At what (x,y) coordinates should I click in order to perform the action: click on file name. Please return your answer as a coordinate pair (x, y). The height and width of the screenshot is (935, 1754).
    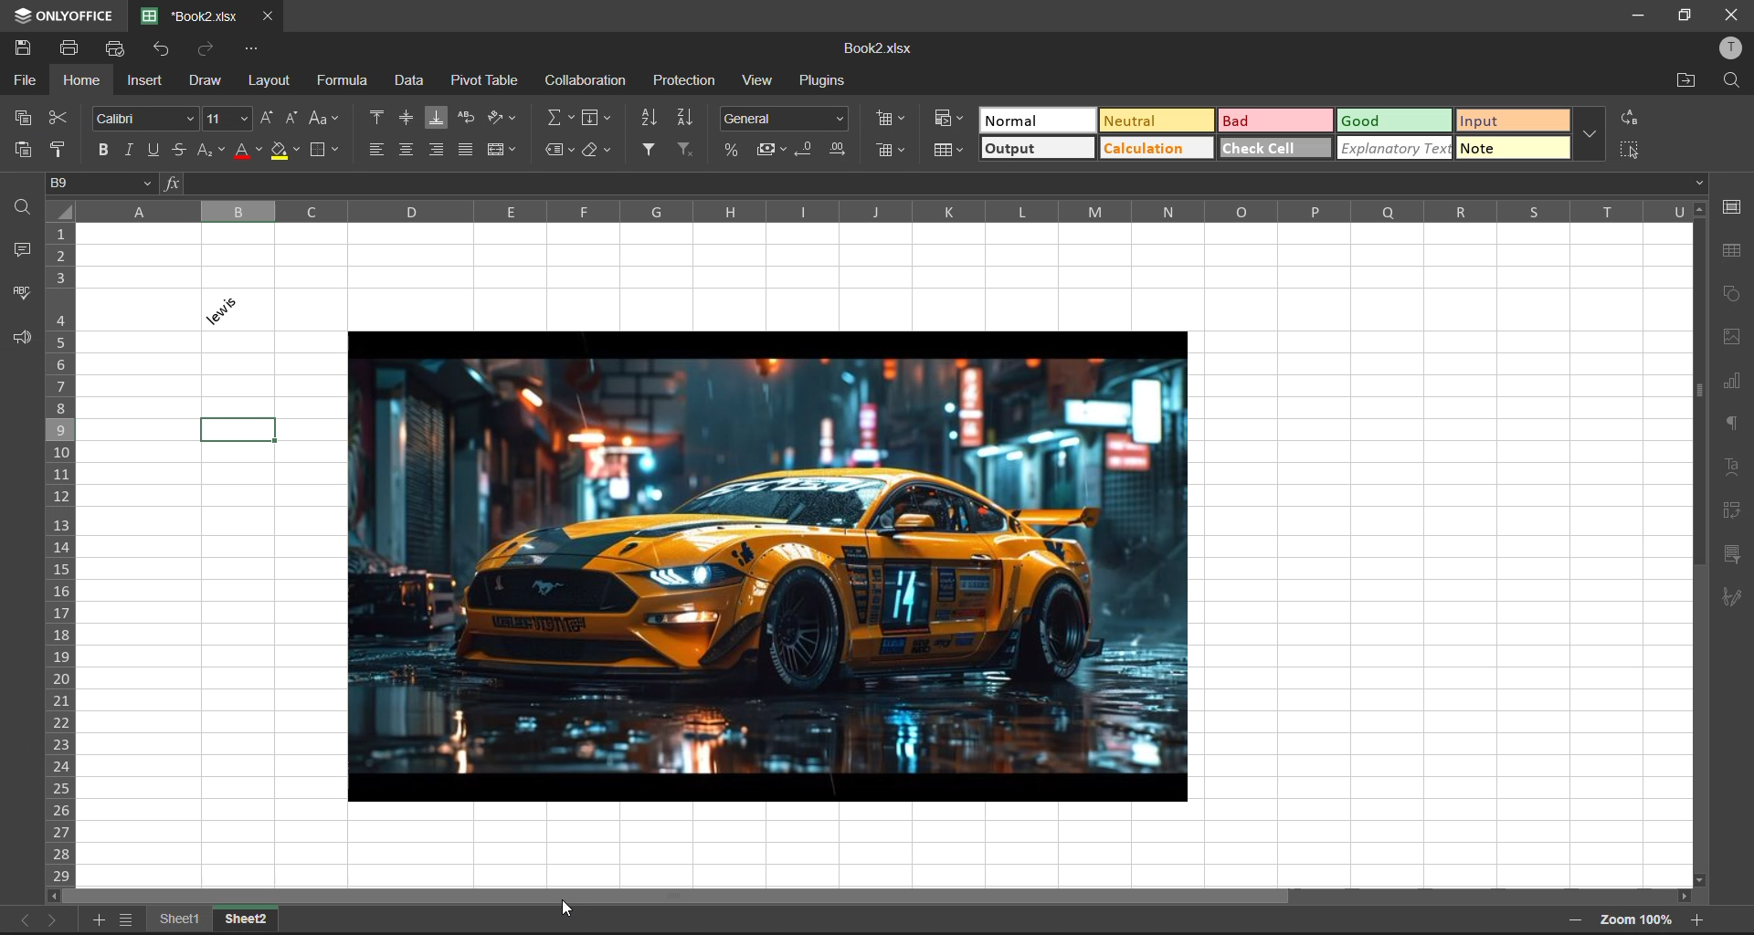
    Looking at the image, I should click on (877, 47).